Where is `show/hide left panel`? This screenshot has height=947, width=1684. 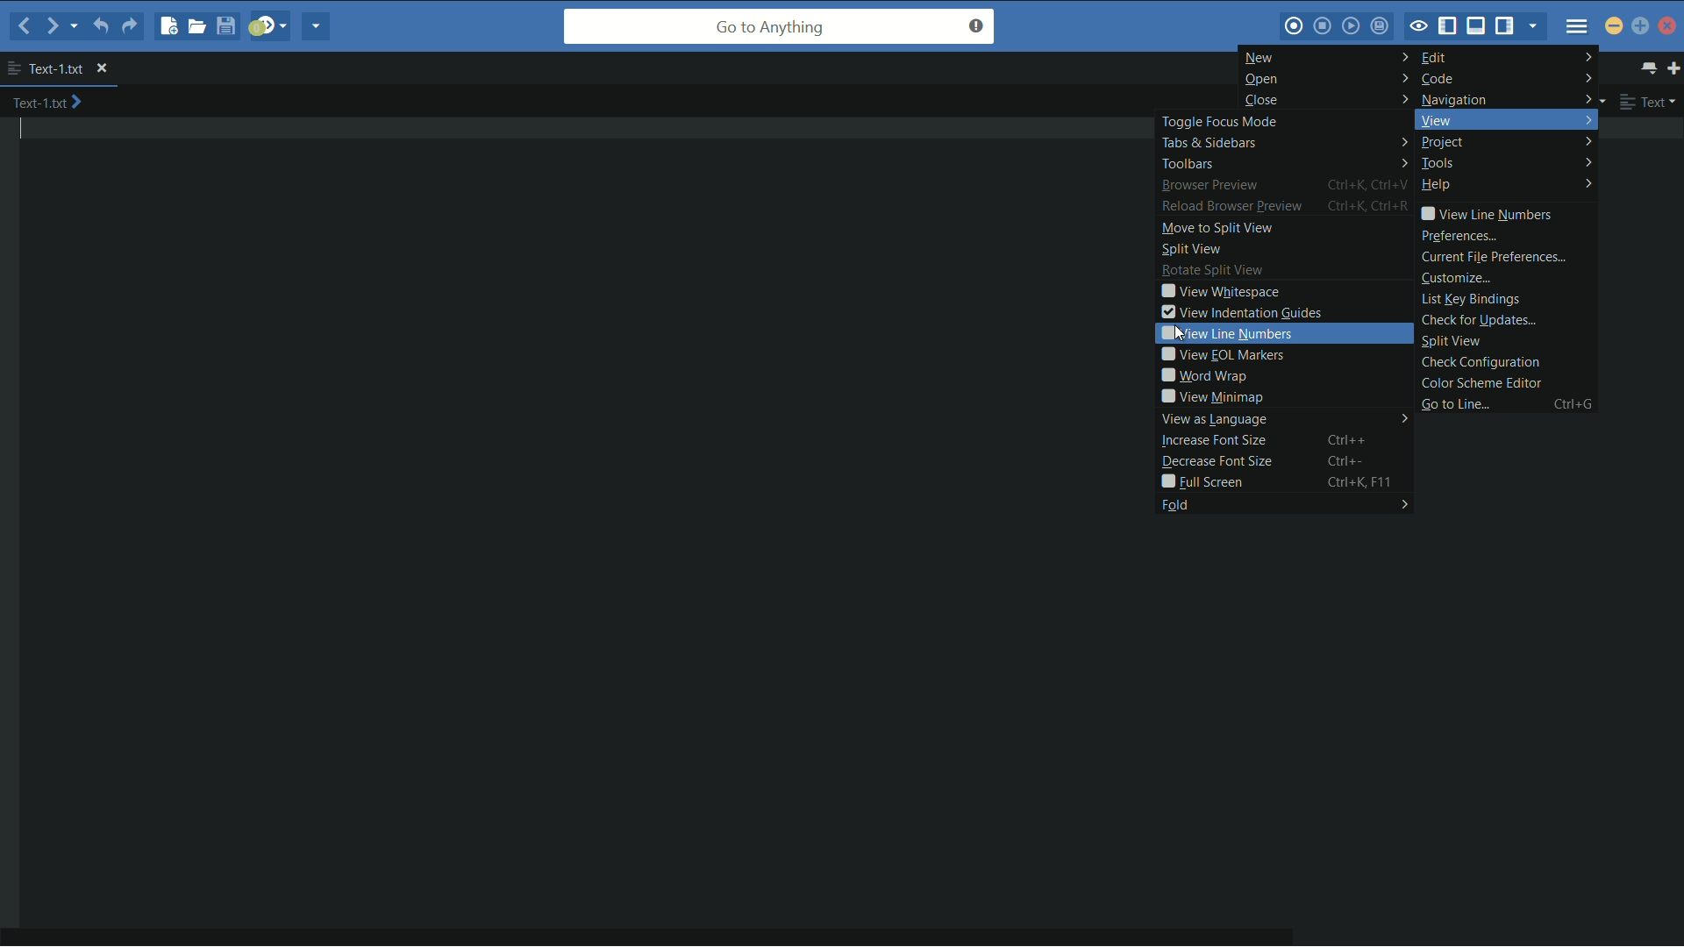 show/hide left panel is located at coordinates (1448, 25).